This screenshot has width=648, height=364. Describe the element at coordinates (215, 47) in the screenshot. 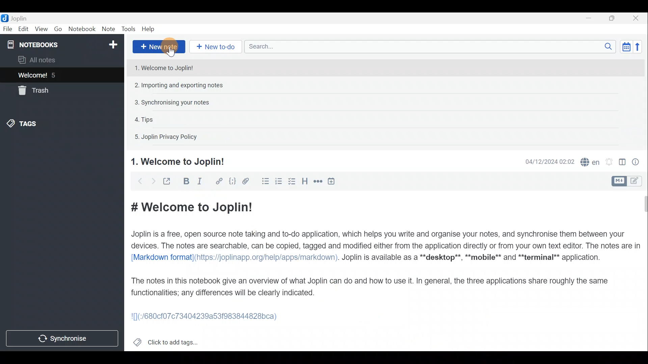

I see `New to-do` at that location.